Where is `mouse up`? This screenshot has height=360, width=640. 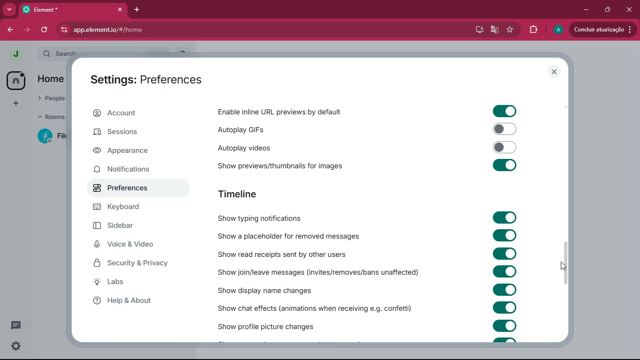 mouse up is located at coordinates (565, 266).